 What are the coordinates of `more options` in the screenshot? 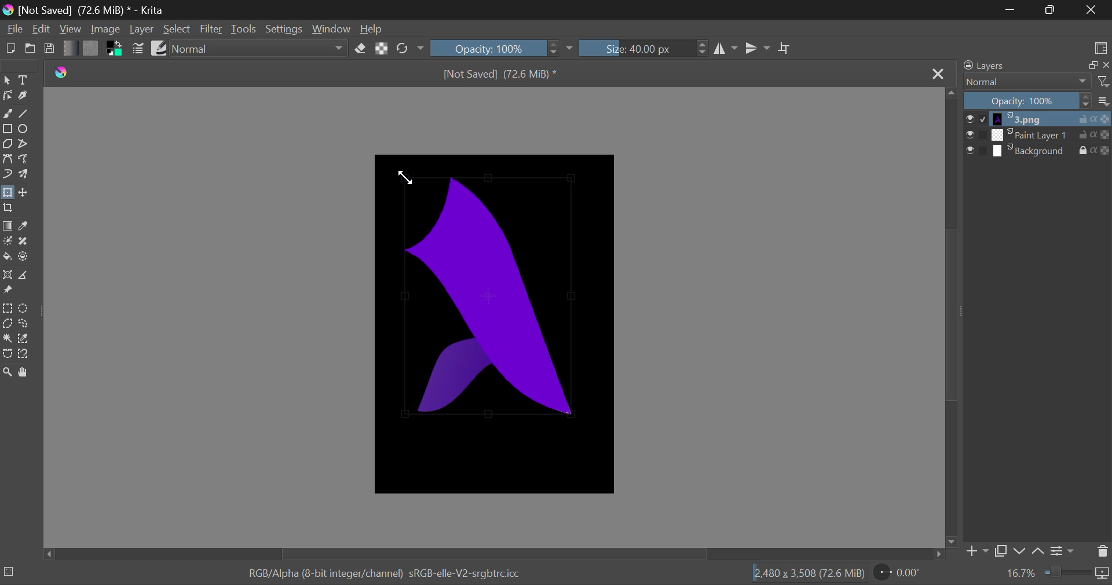 It's located at (1102, 102).